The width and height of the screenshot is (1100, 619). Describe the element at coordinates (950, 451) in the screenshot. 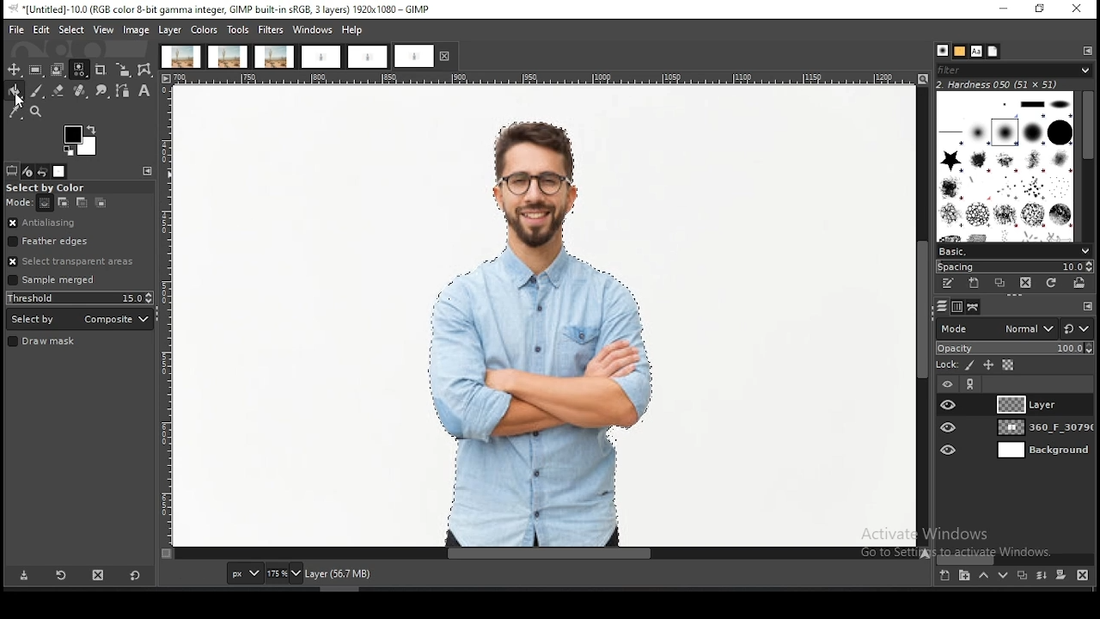

I see `layer visibility on/off` at that location.